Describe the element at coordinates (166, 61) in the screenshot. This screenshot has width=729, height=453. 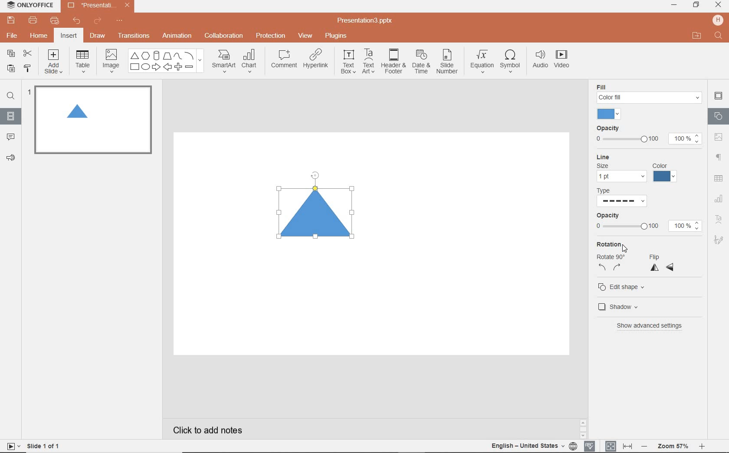
I see `SHAPES` at that location.